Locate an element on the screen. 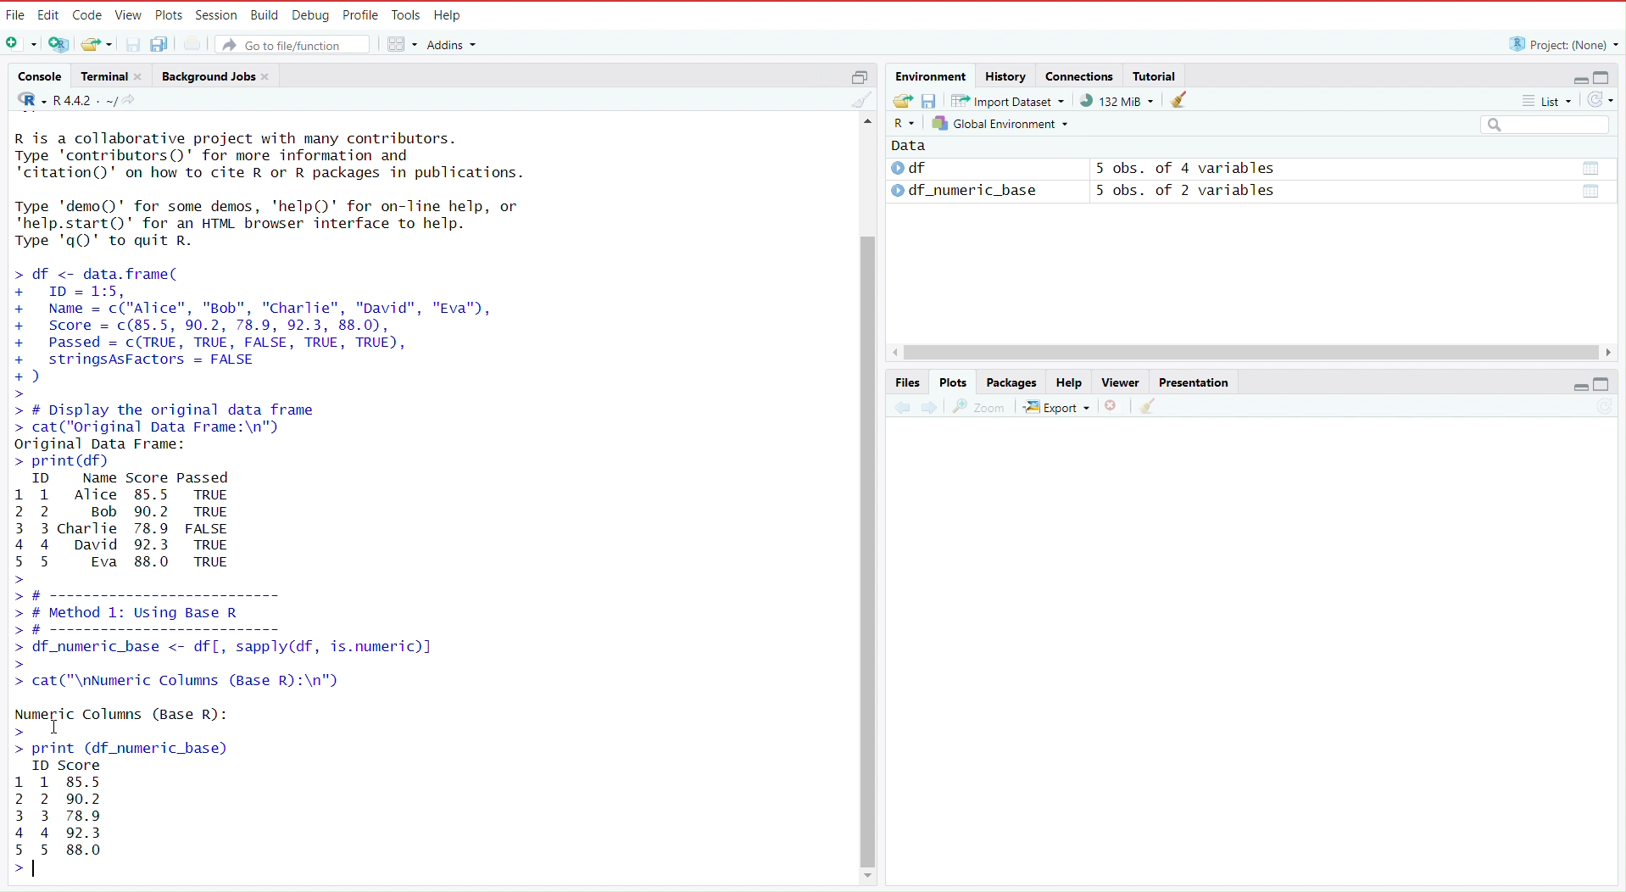 The width and height of the screenshot is (1626, 892). Go to file/function is located at coordinates (296, 43).